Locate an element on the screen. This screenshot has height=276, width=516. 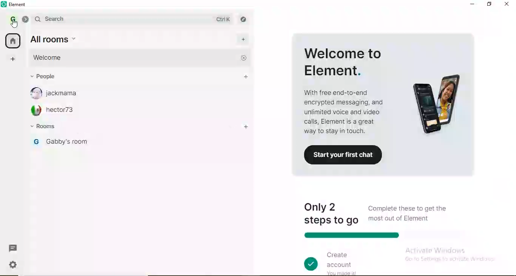
jackmama is located at coordinates (64, 95).